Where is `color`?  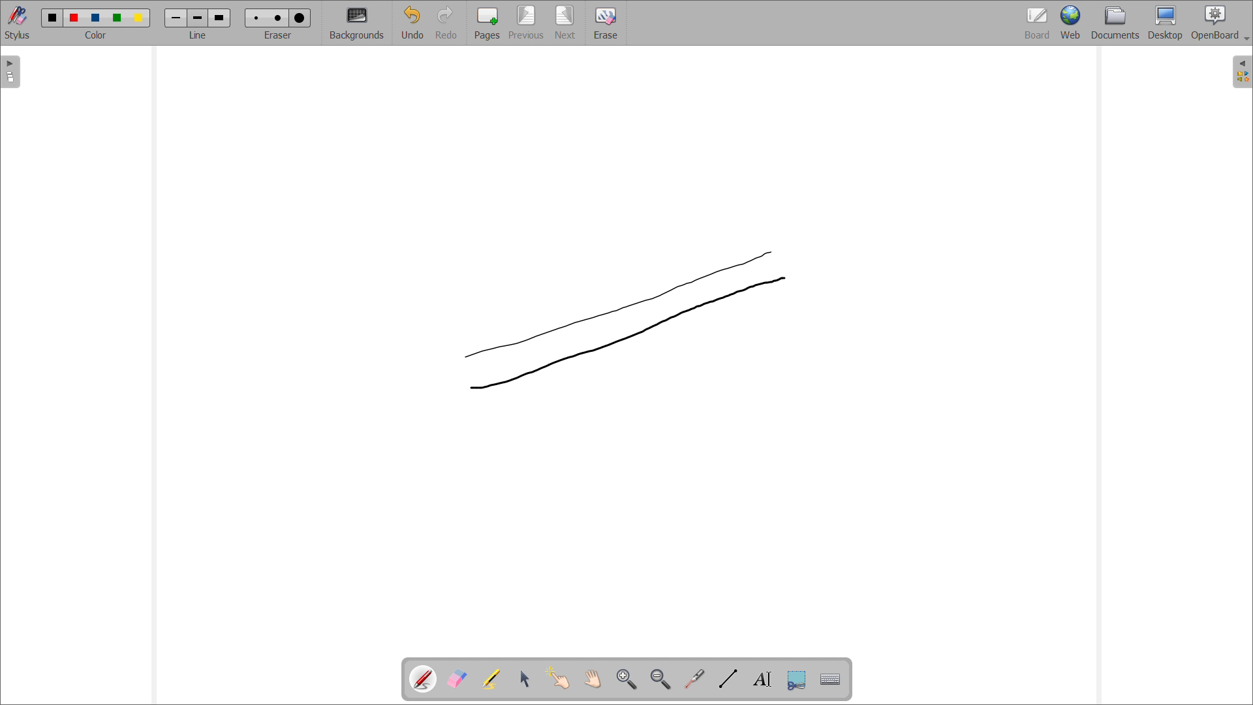 color is located at coordinates (53, 17).